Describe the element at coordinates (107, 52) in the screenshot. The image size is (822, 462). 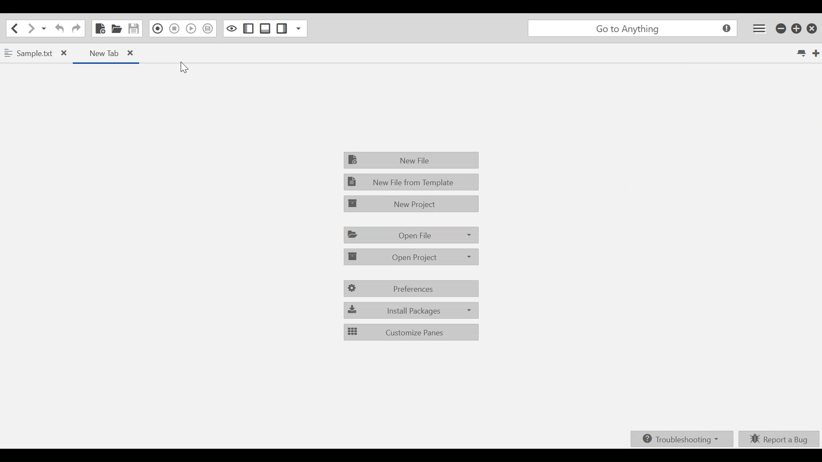
I see `Current tab` at that location.